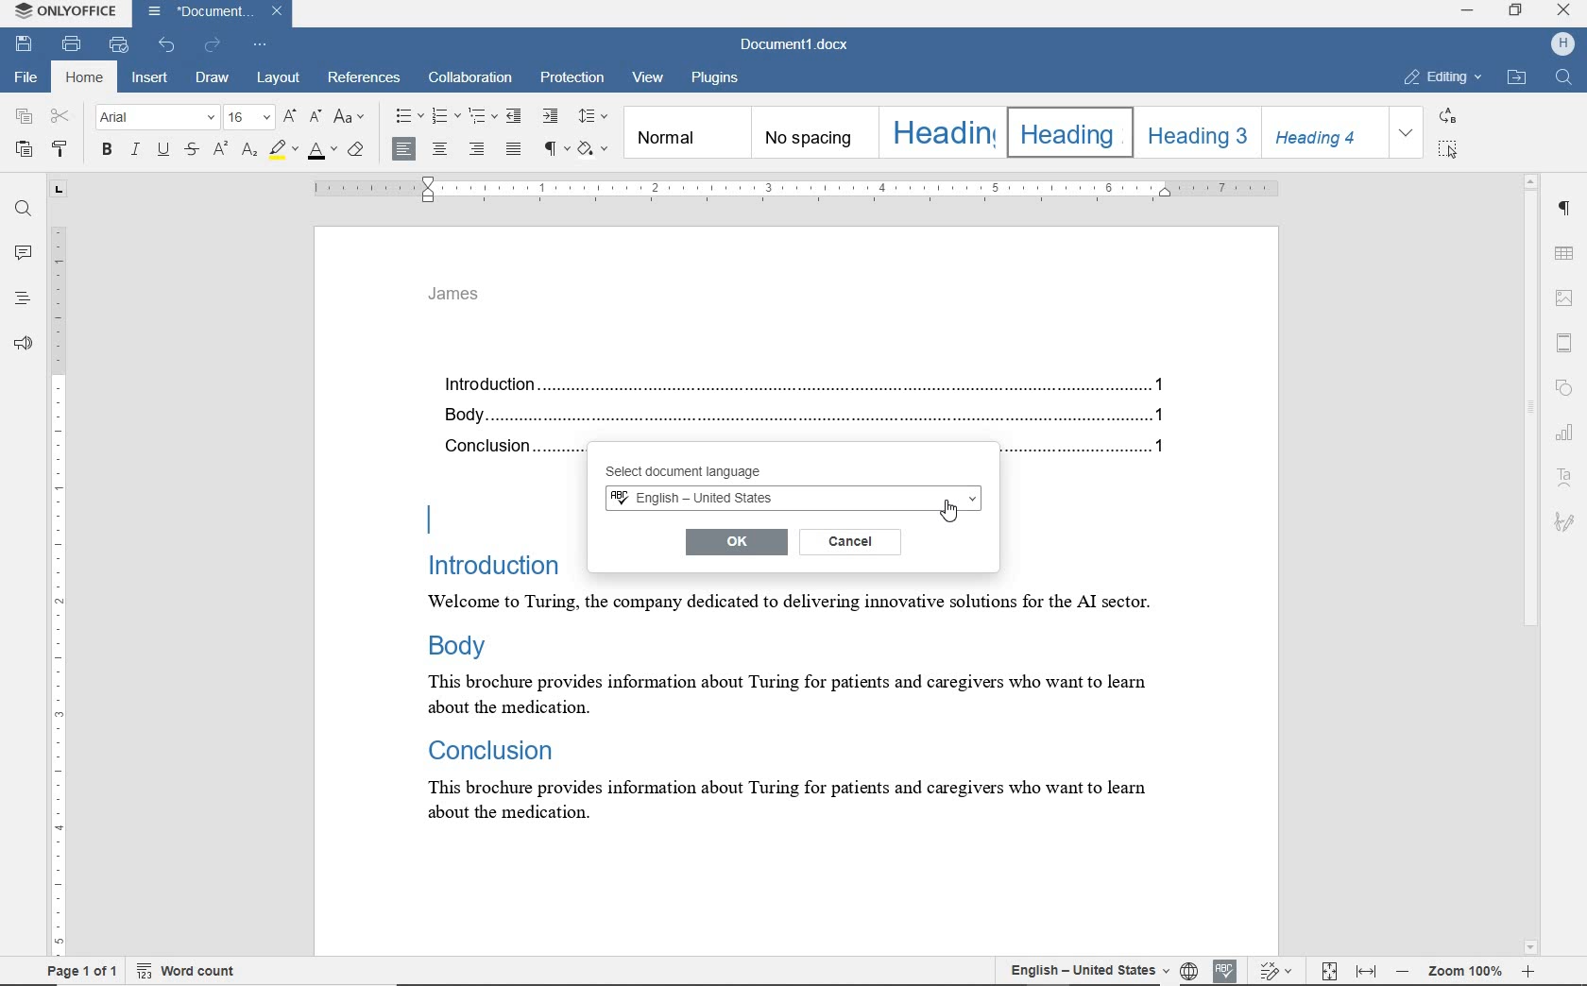  What do you see at coordinates (25, 117) in the screenshot?
I see `copy` at bounding box center [25, 117].